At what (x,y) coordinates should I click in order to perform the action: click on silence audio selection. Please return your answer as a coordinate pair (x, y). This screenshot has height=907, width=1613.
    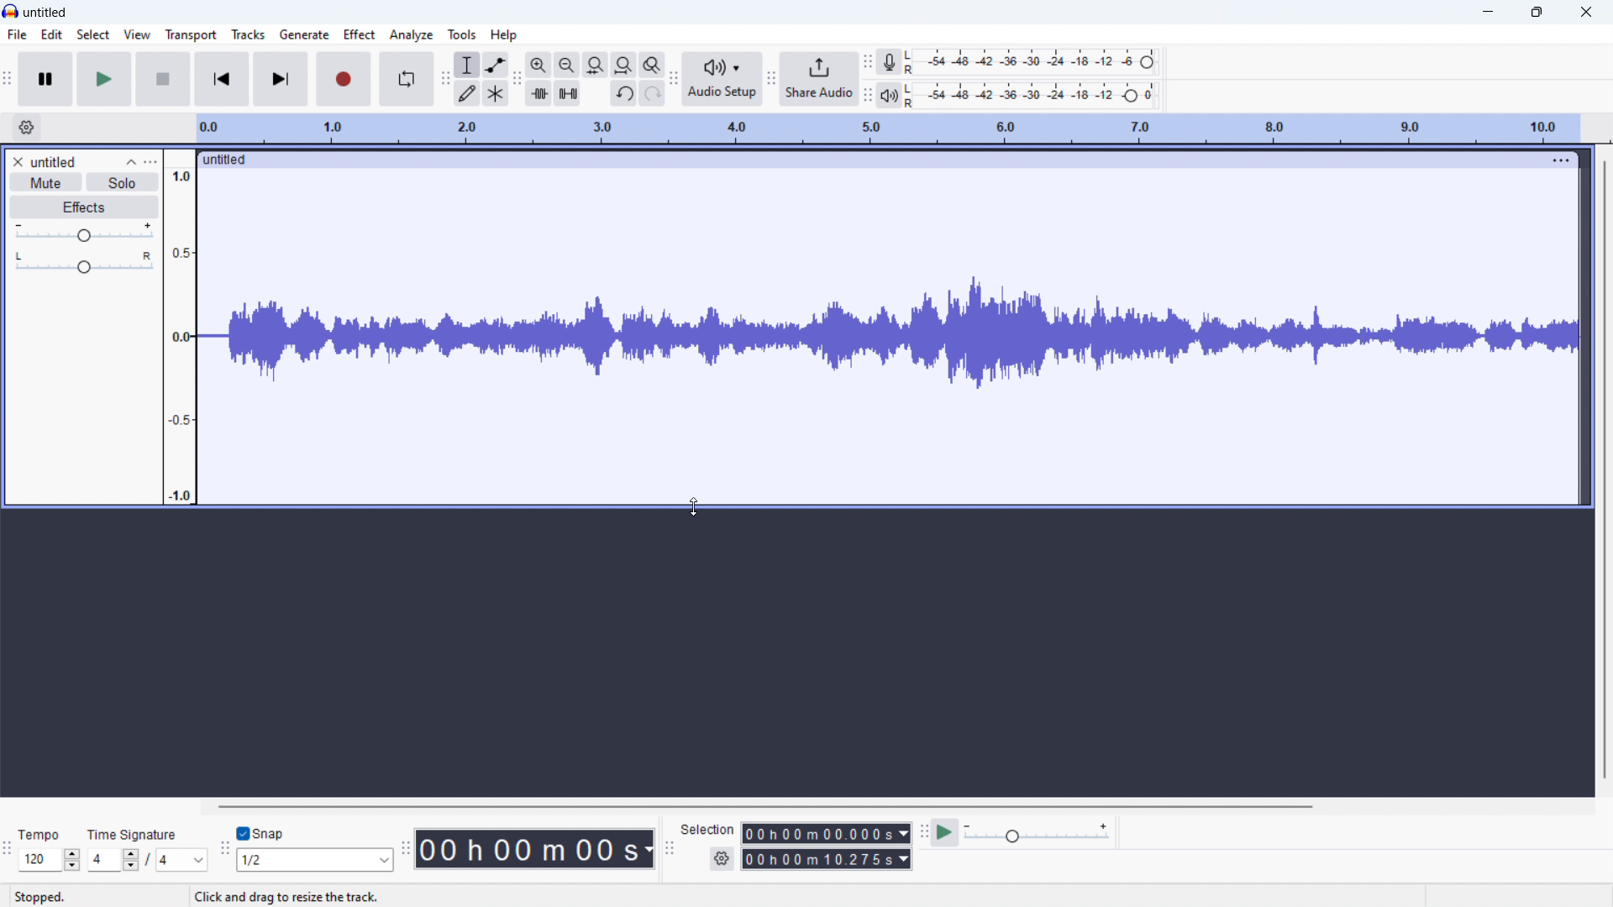
    Looking at the image, I should click on (567, 93).